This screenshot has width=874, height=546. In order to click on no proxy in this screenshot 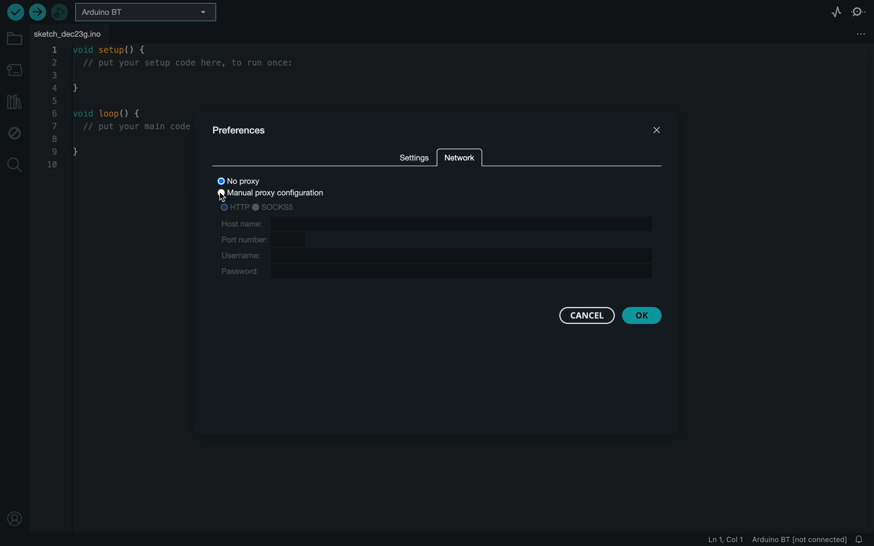, I will do `click(253, 181)`.